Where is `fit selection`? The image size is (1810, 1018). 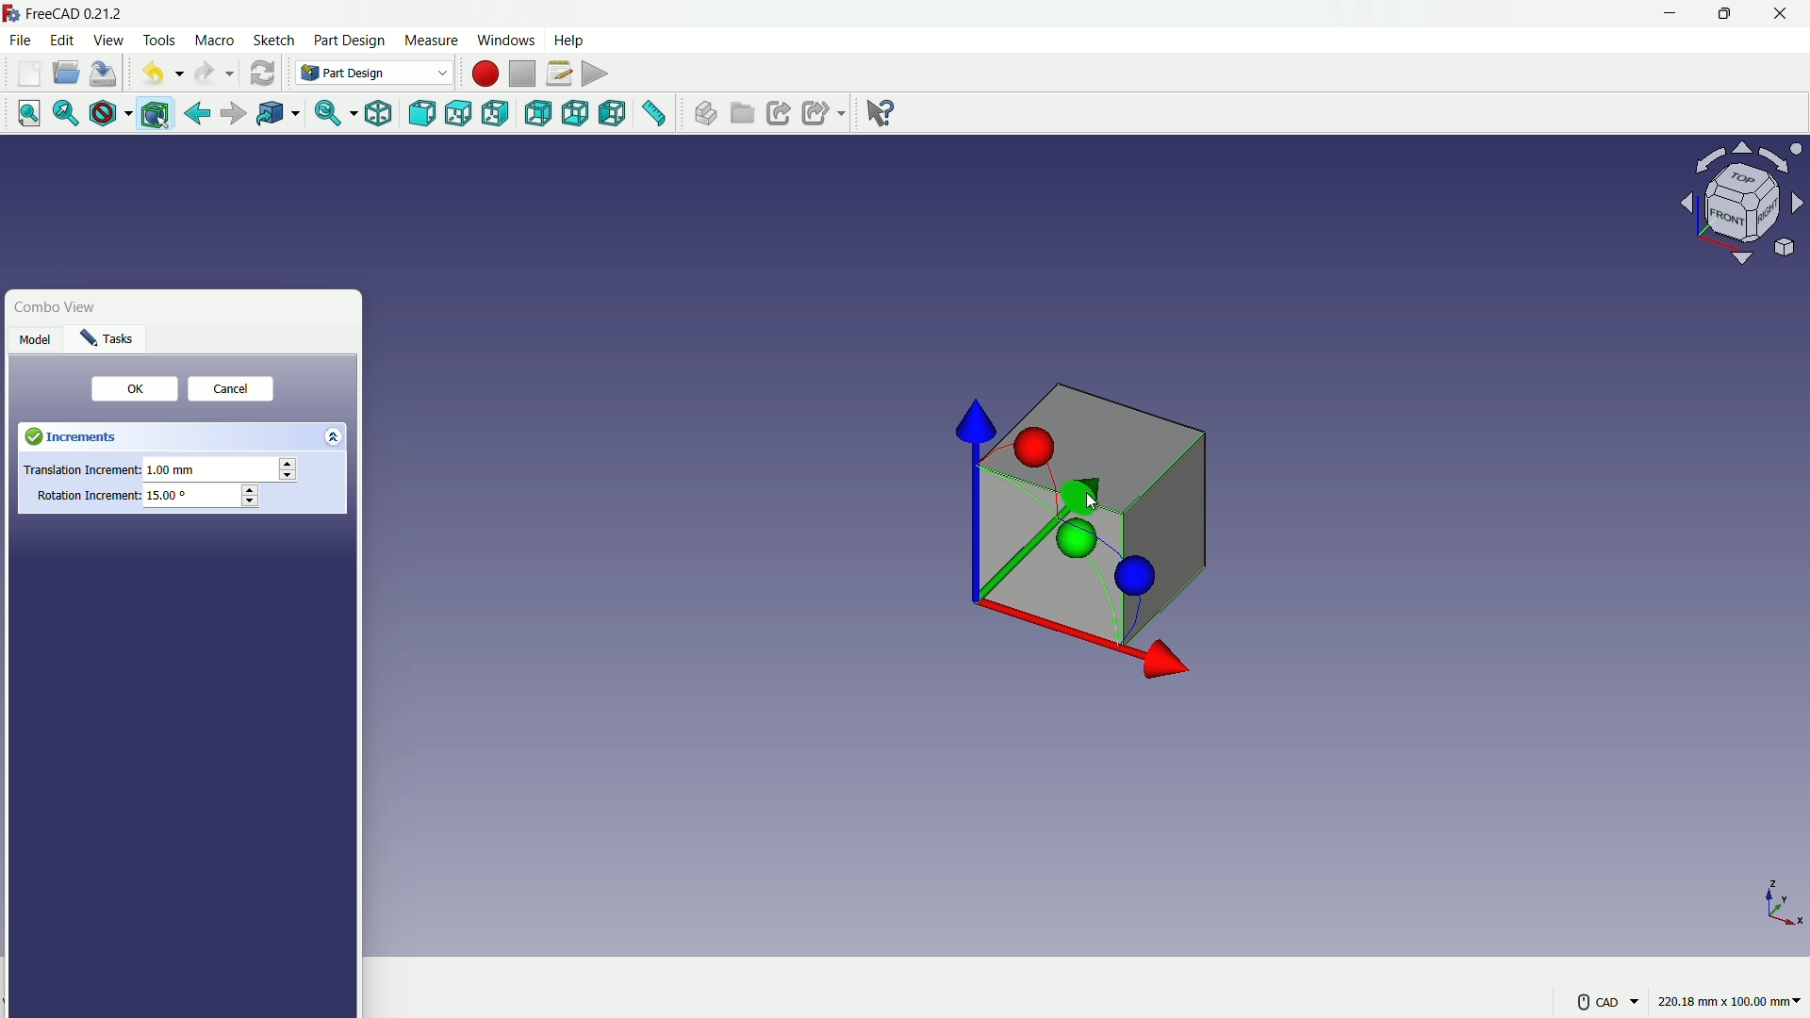
fit selection is located at coordinates (61, 114).